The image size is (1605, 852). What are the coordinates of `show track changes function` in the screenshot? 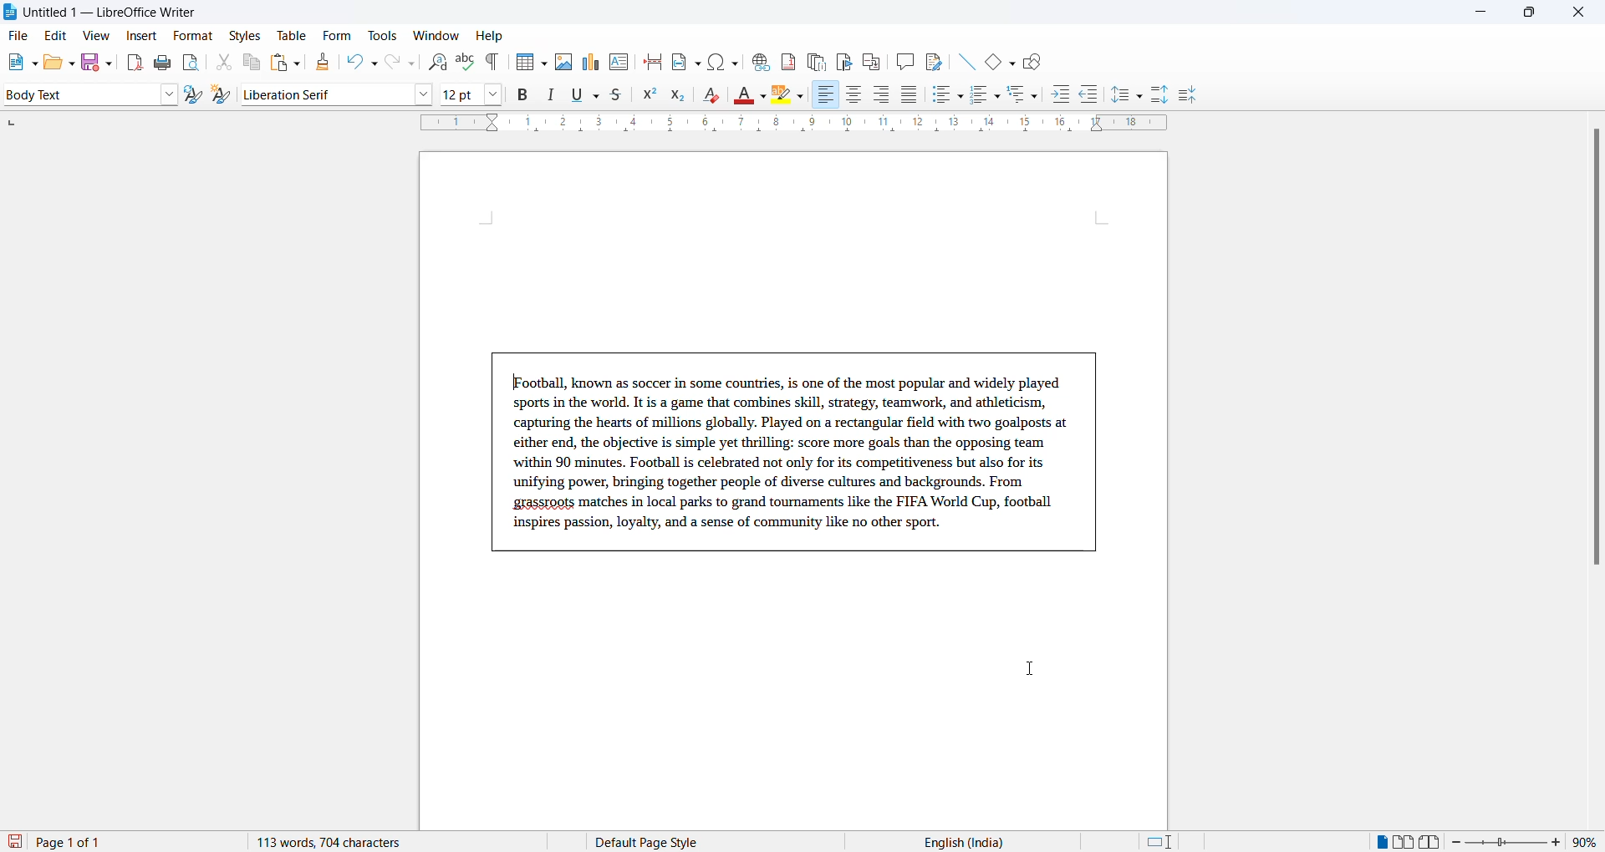 It's located at (871, 60).